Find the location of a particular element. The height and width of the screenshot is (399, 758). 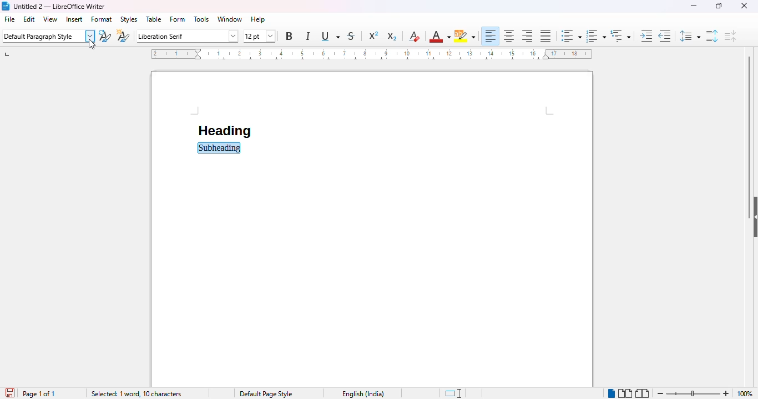

minimize is located at coordinates (694, 6).